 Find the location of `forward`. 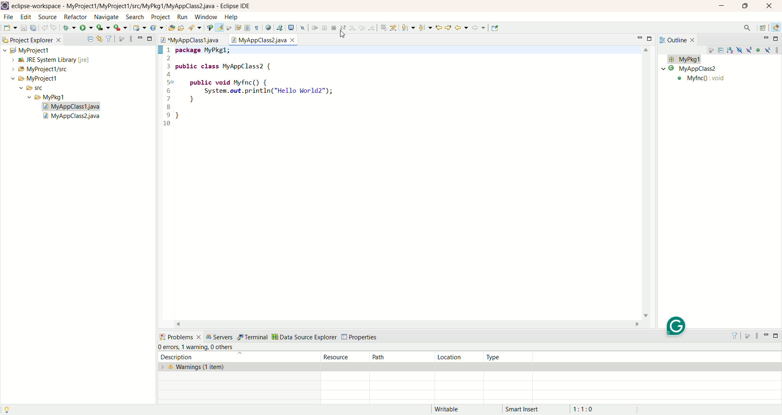

forward is located at coordinates (479, 28).